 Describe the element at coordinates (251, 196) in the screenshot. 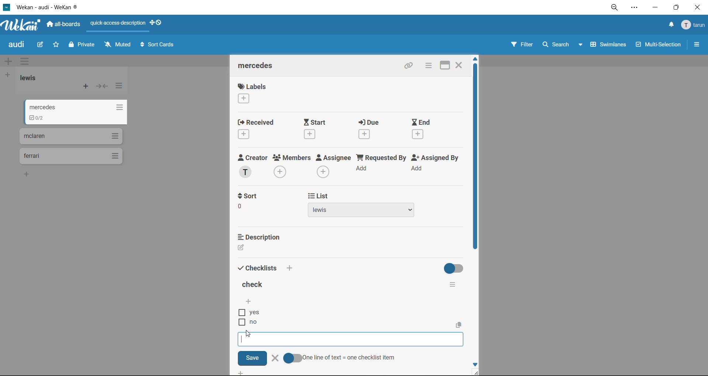

I see `sort` at that location.